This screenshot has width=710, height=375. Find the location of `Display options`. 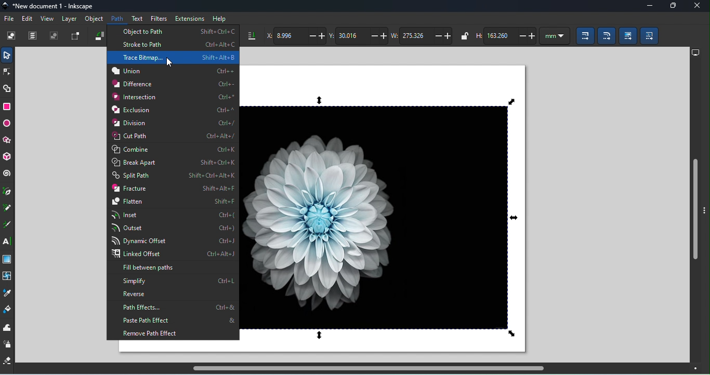

Display options is located at coordinates (695, 52).